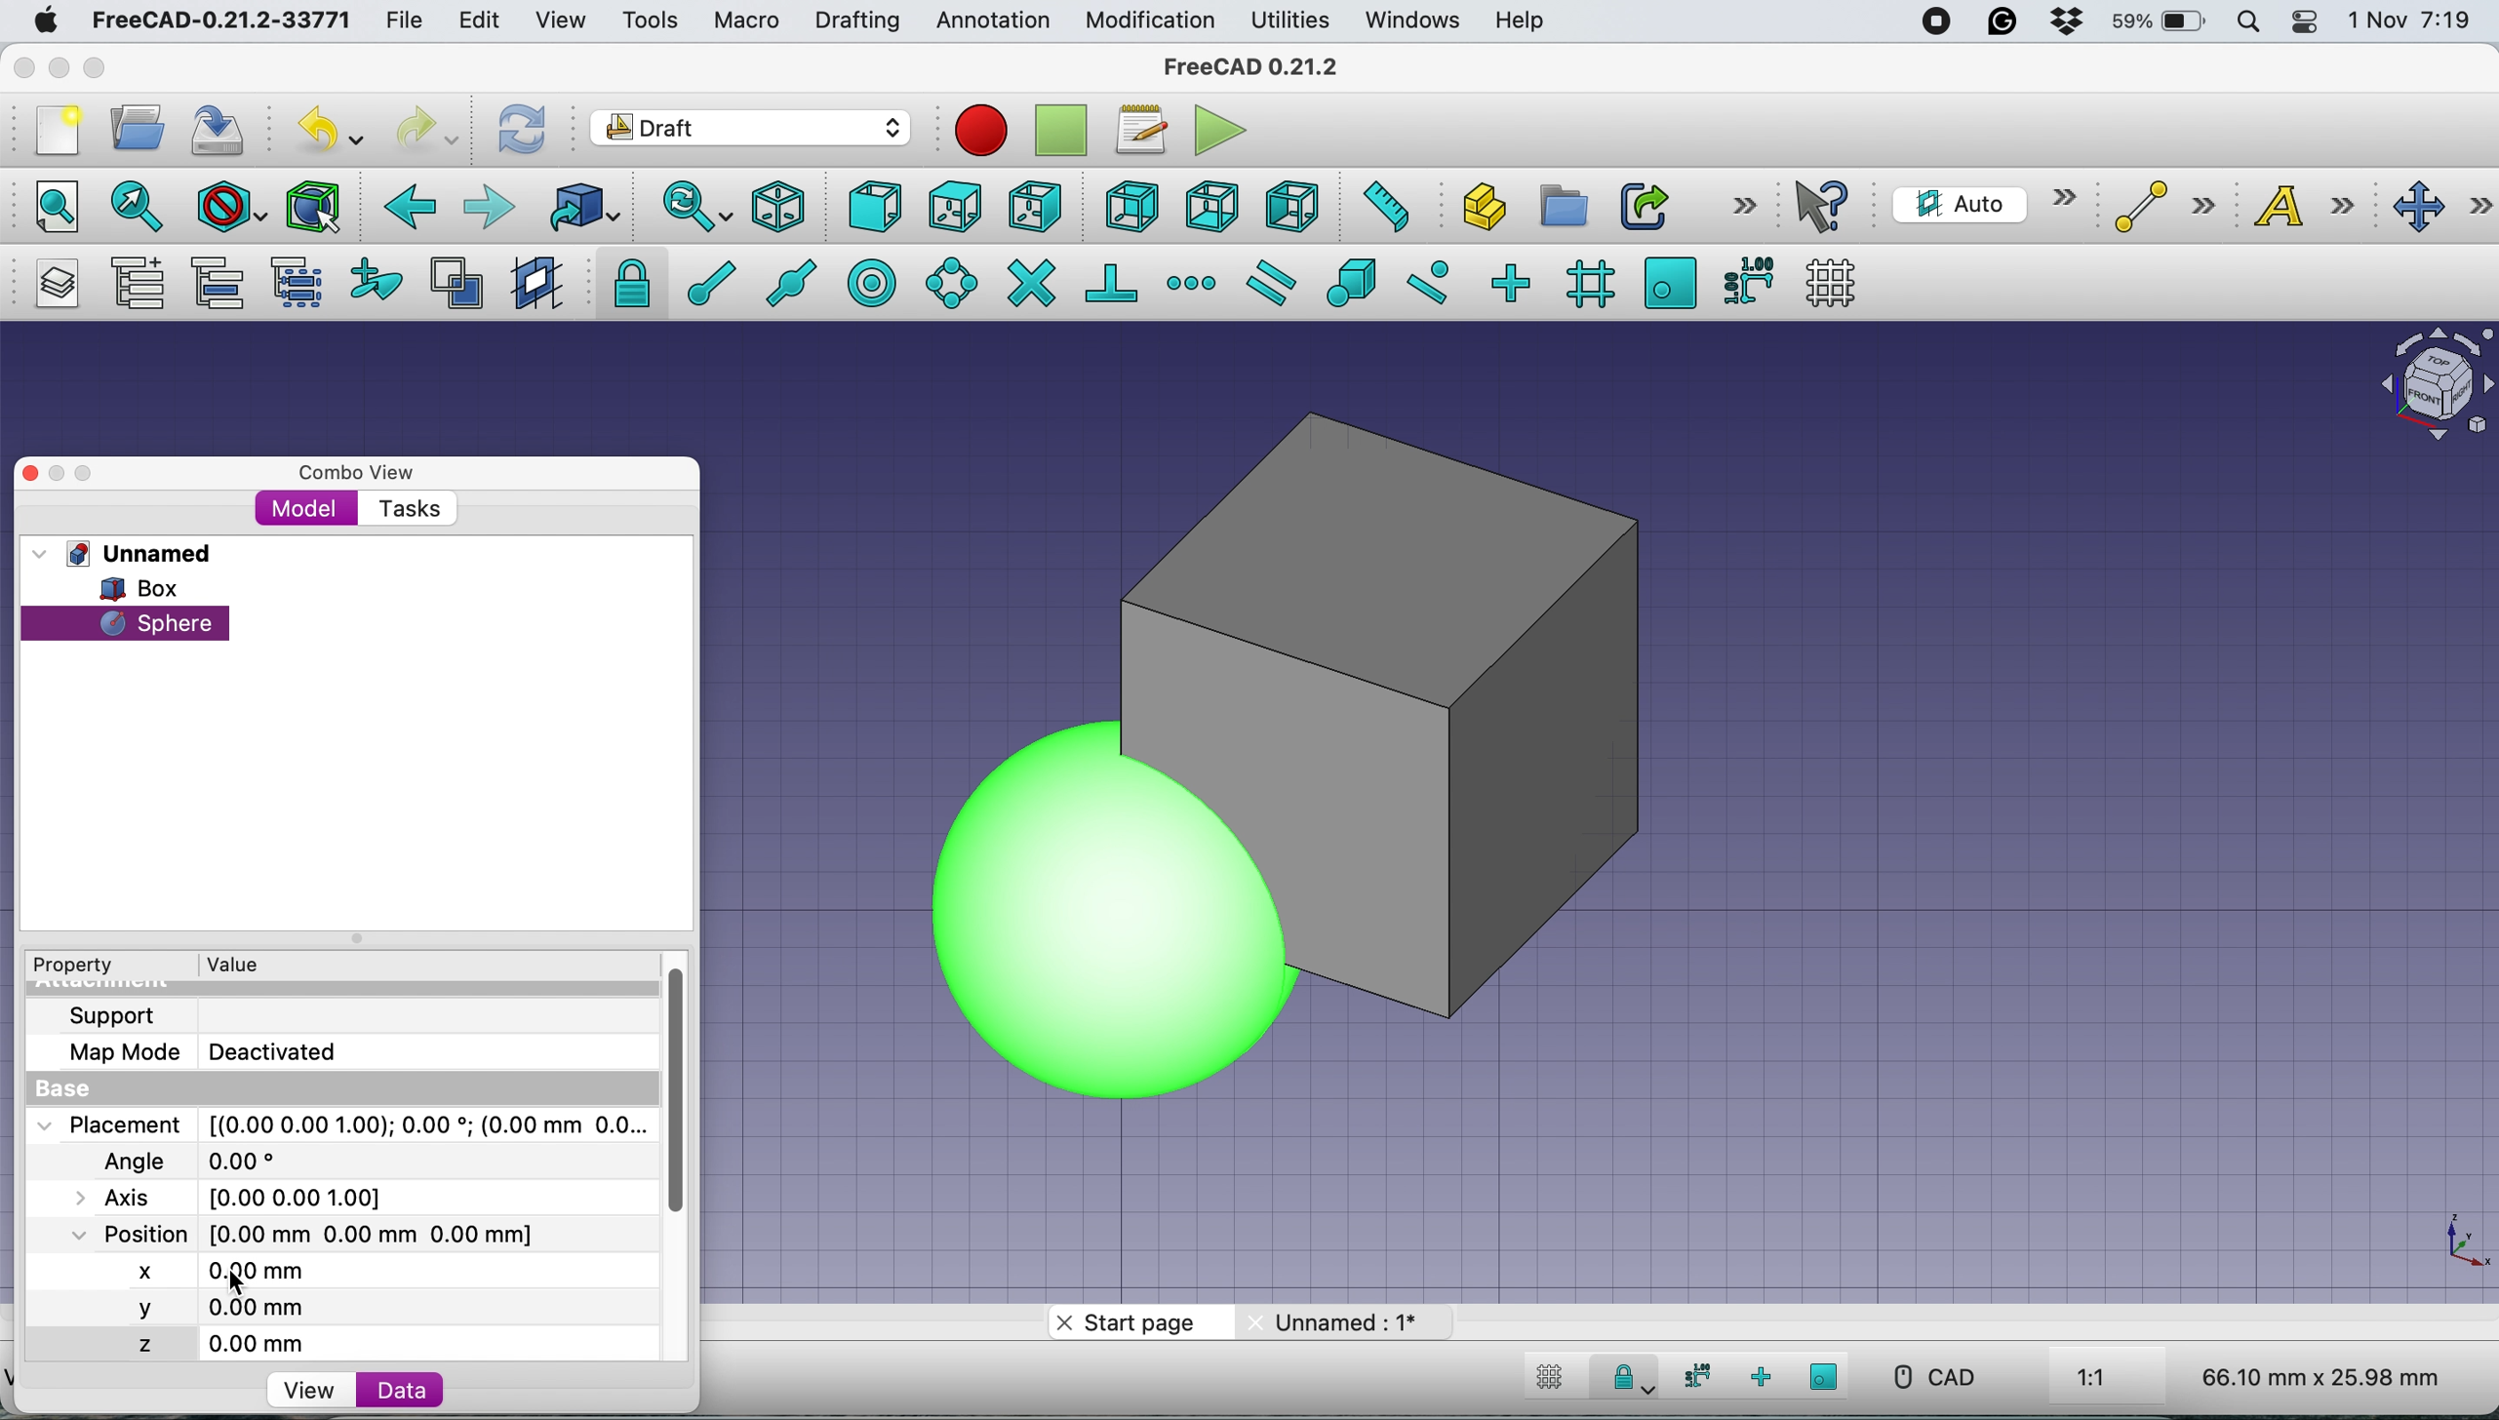 Image resolution: width=2499 pixels, height=1420 pixels. Describe the element at coordinates (1478, 210) in the screenshot. I see `create part` at that location.